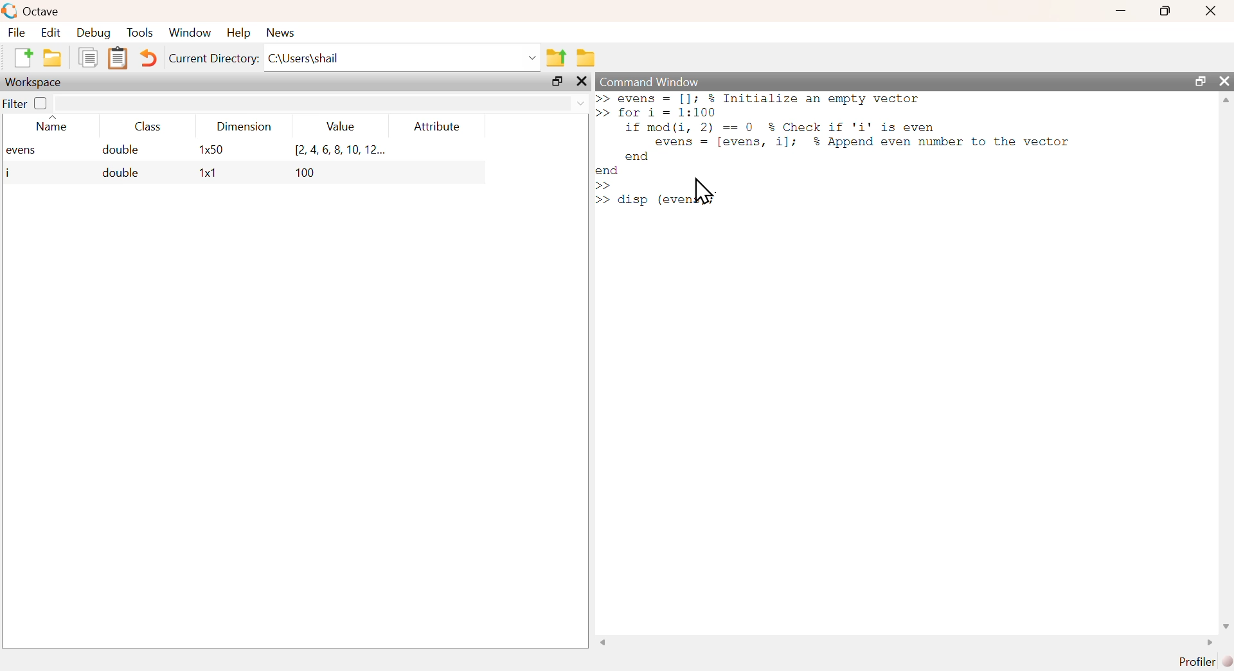  Describe the element at coordinates (1213, 10) in the screenshot. I see `close` at that location.